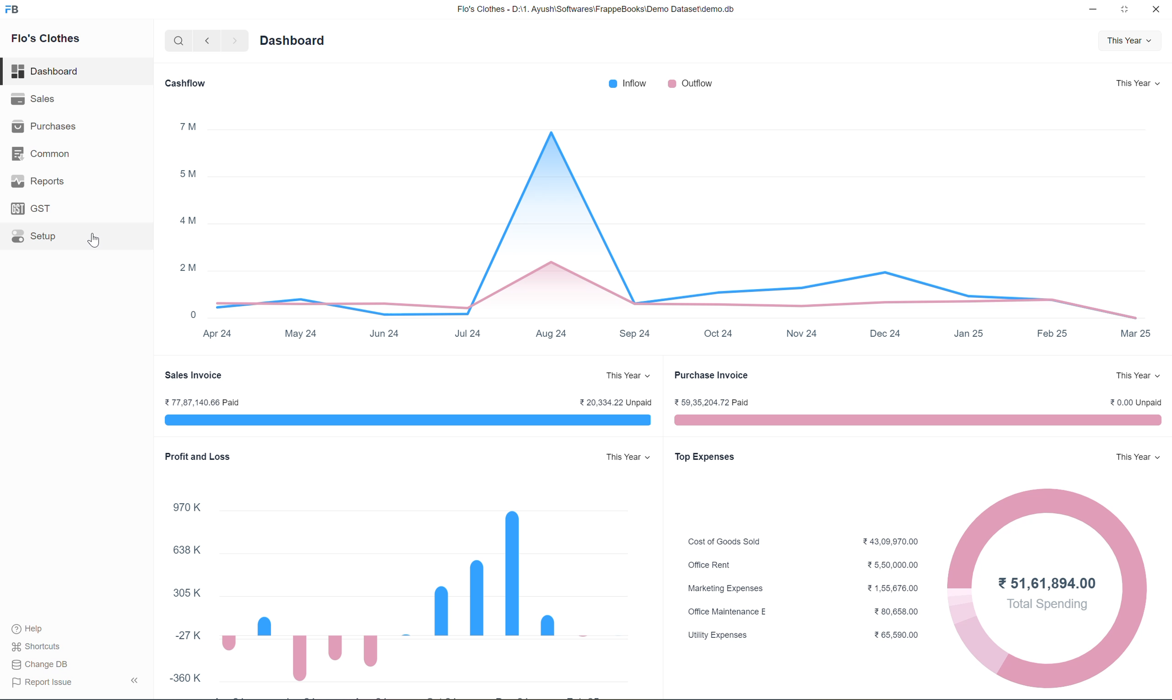 The image size is (1172, 700). What do you see at coordinates (801, 635) in the screenshot?
I see `Utility Expenses ¥ 65,590.00` at bounding box center [801, 635].